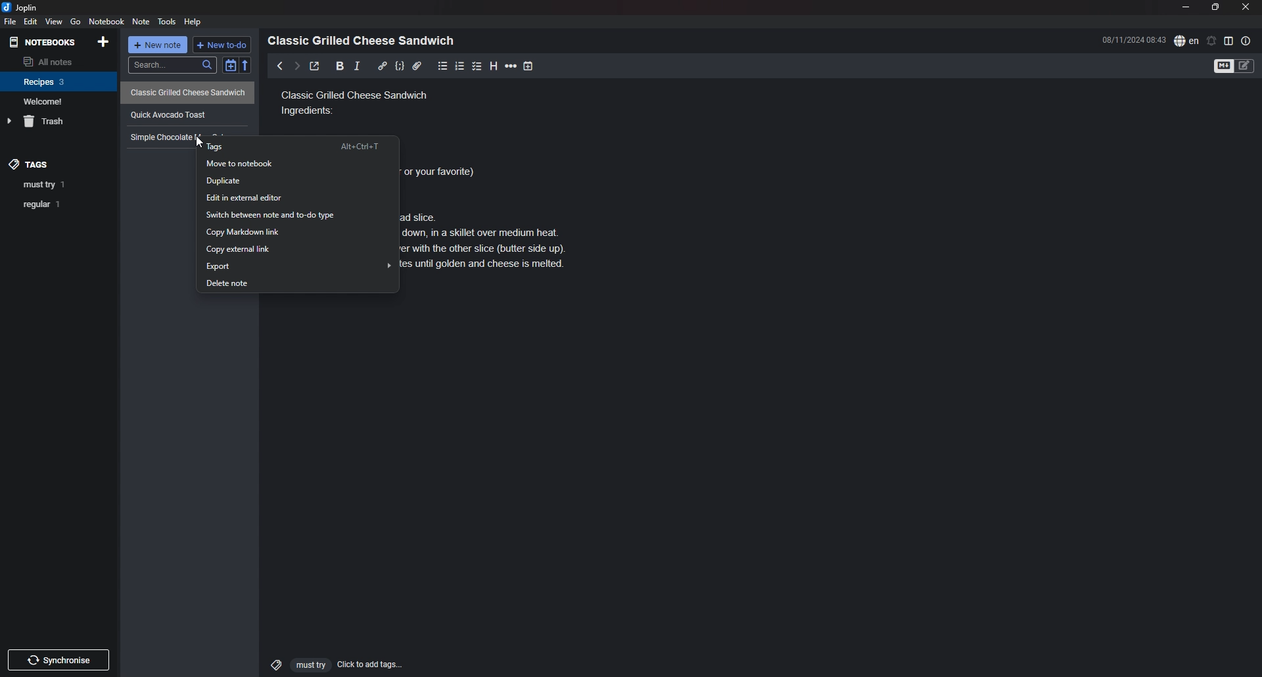  What do you see at coordinates (383, 65) in the screenshot?
I see `hyperlink` at bounding box center [383, 65].